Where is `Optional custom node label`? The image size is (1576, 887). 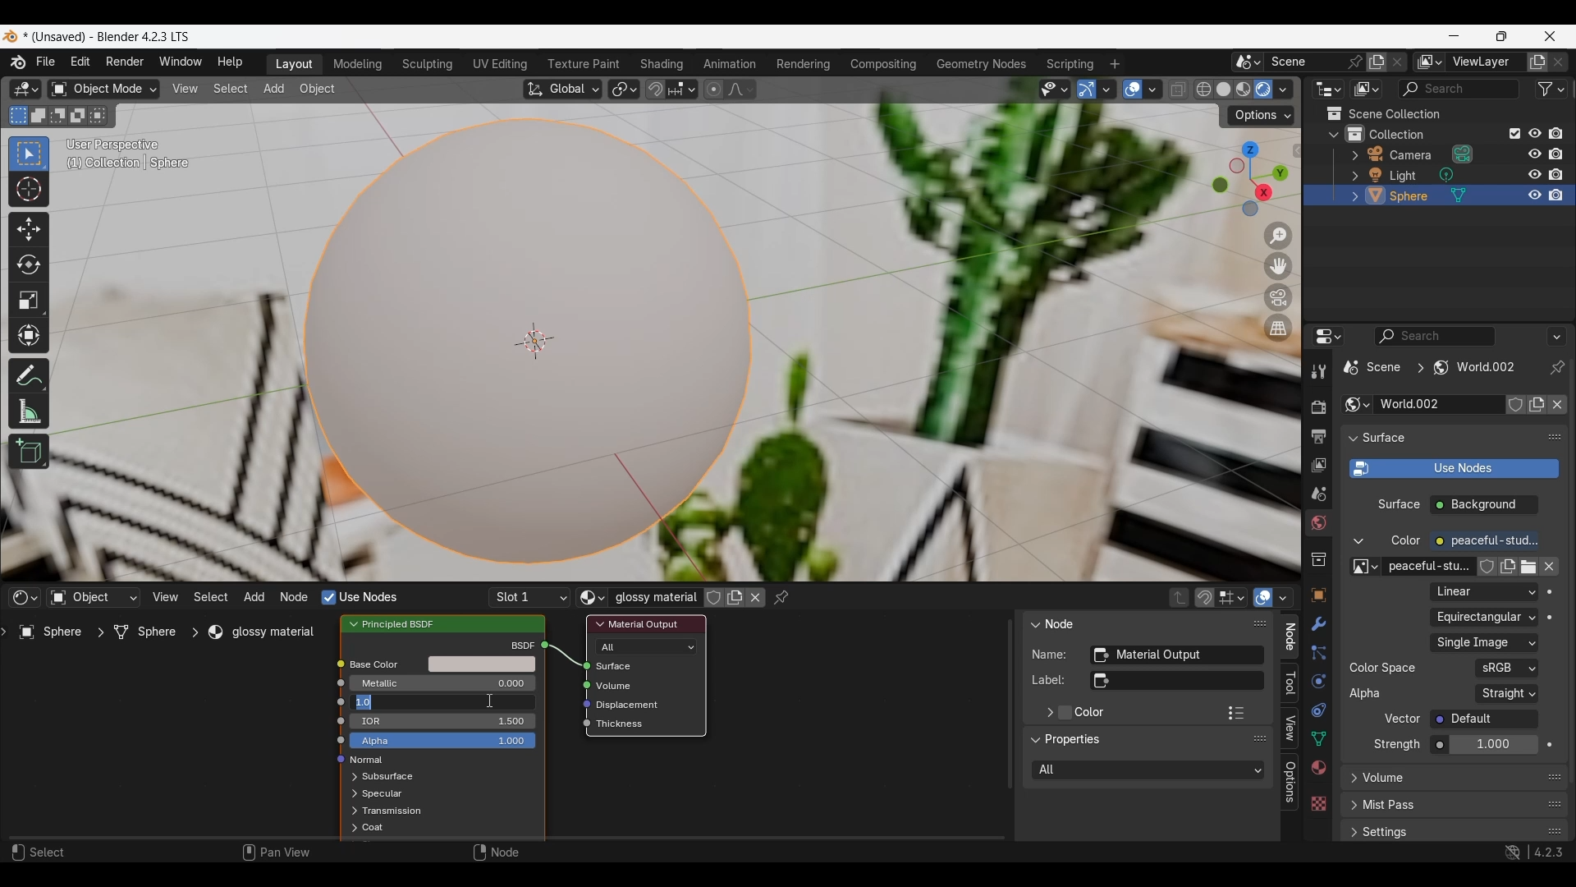 Optional custom node label is located at coordinates (1176, 681).